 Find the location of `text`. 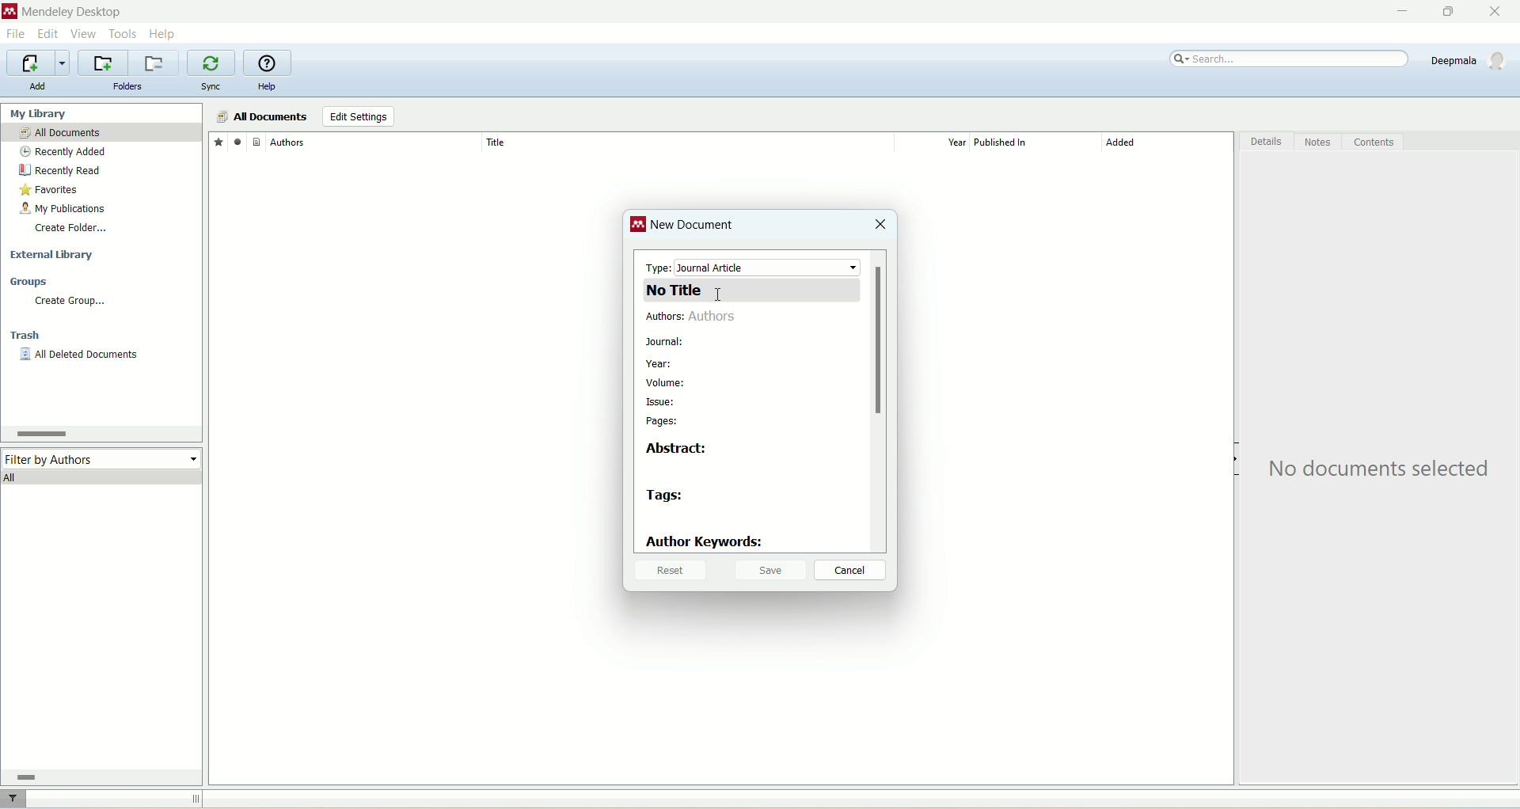

text is located at coordinates (1383, 469).